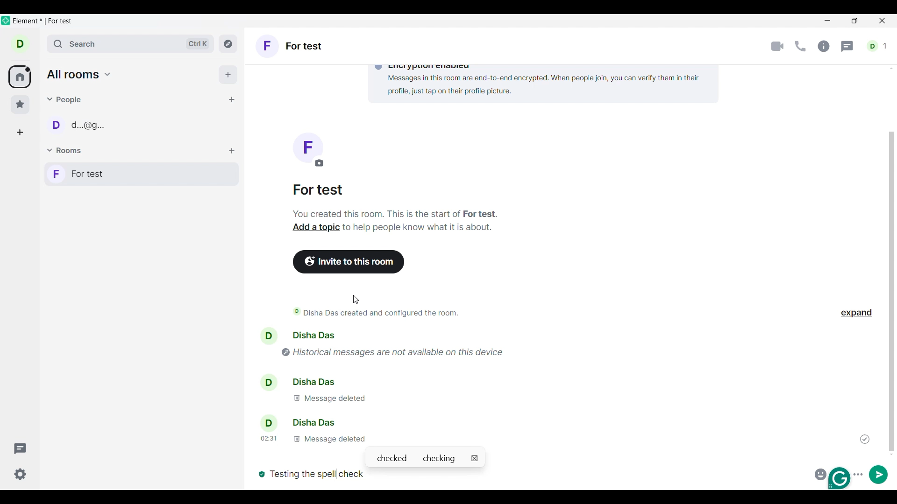 Image resolution: width=897 pixels, height=504 pixels. Describe the element at coordinates (20, 43) in the screenshot. I see `d` at that location.